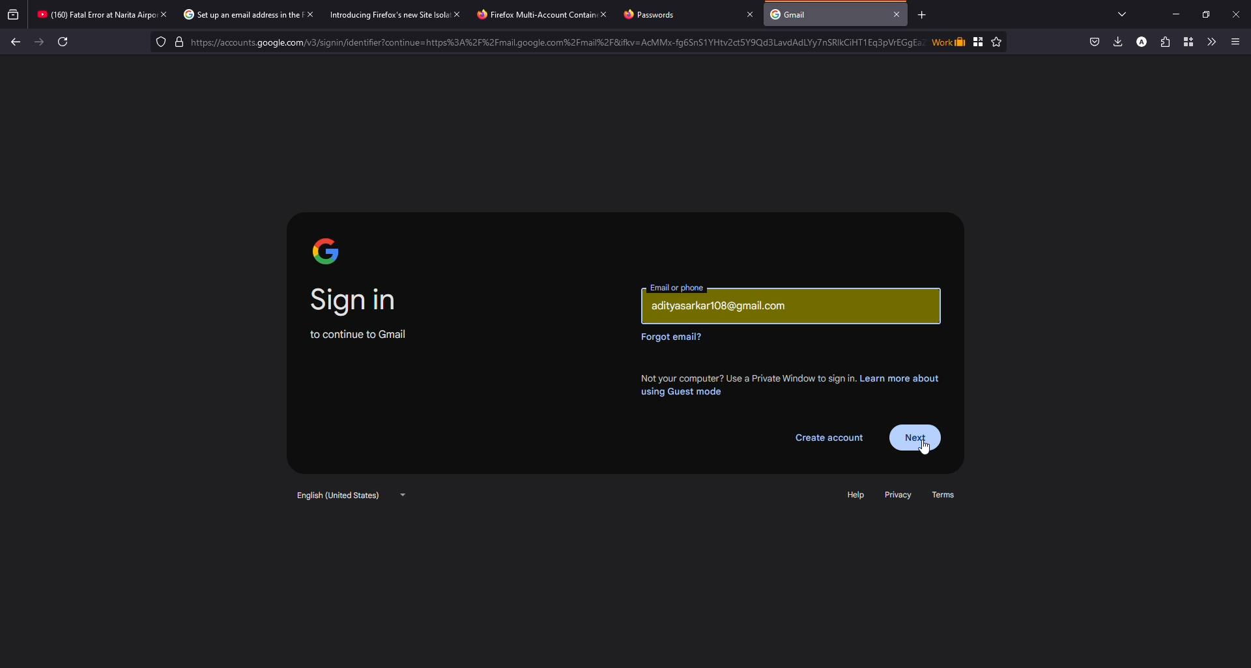 The width and height of the screenshot is (1251, 668). What do you see at coordinates (311, 15) in the screenshot?
I see `close` at bounding box center [311, 15].